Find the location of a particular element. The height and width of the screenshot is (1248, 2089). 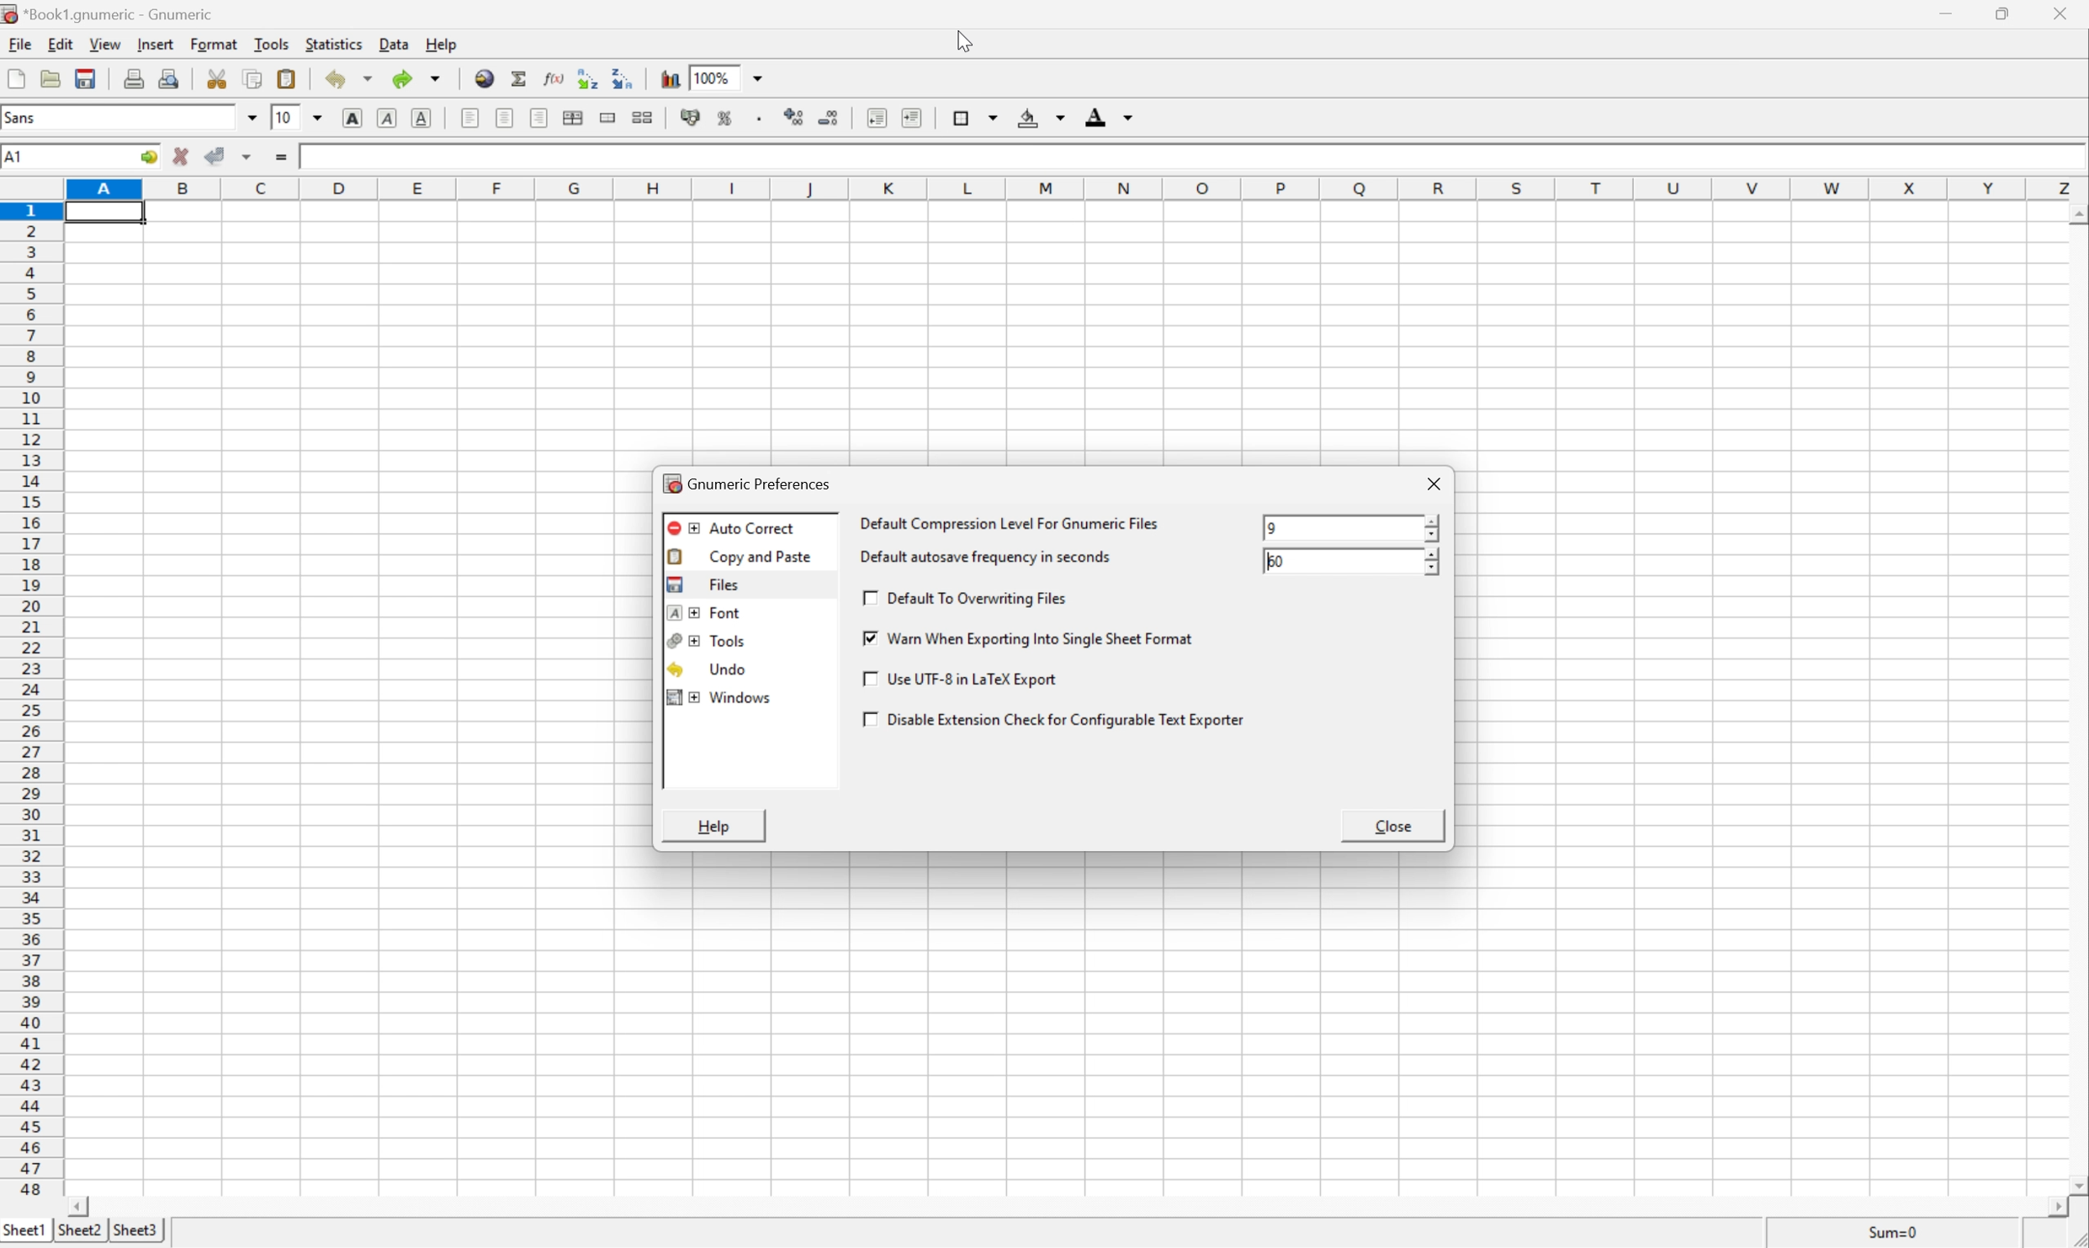

minimize is located at coordinates (1948, 14).